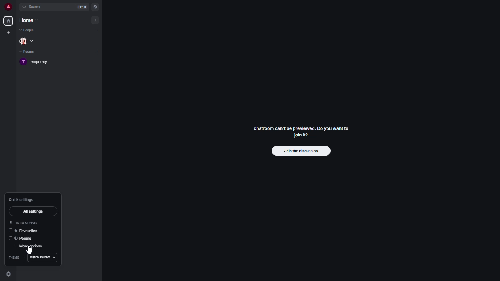 The width and height of the screenshot is (500, 281). What do you see at coordinates (10, 32) in the screenshot?
I see `create new space` at bounding box center [10, 32].